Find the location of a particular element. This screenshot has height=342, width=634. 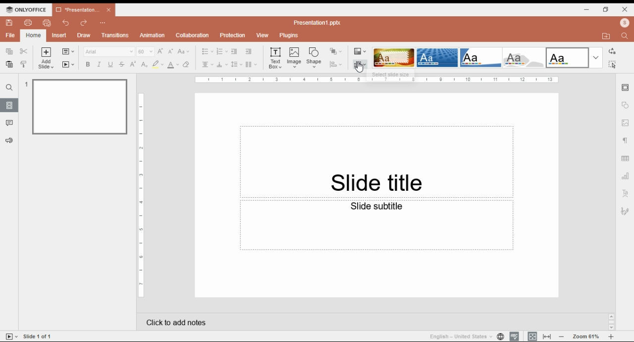

Slide 1 of 1 is located at coordinates (39, 336).